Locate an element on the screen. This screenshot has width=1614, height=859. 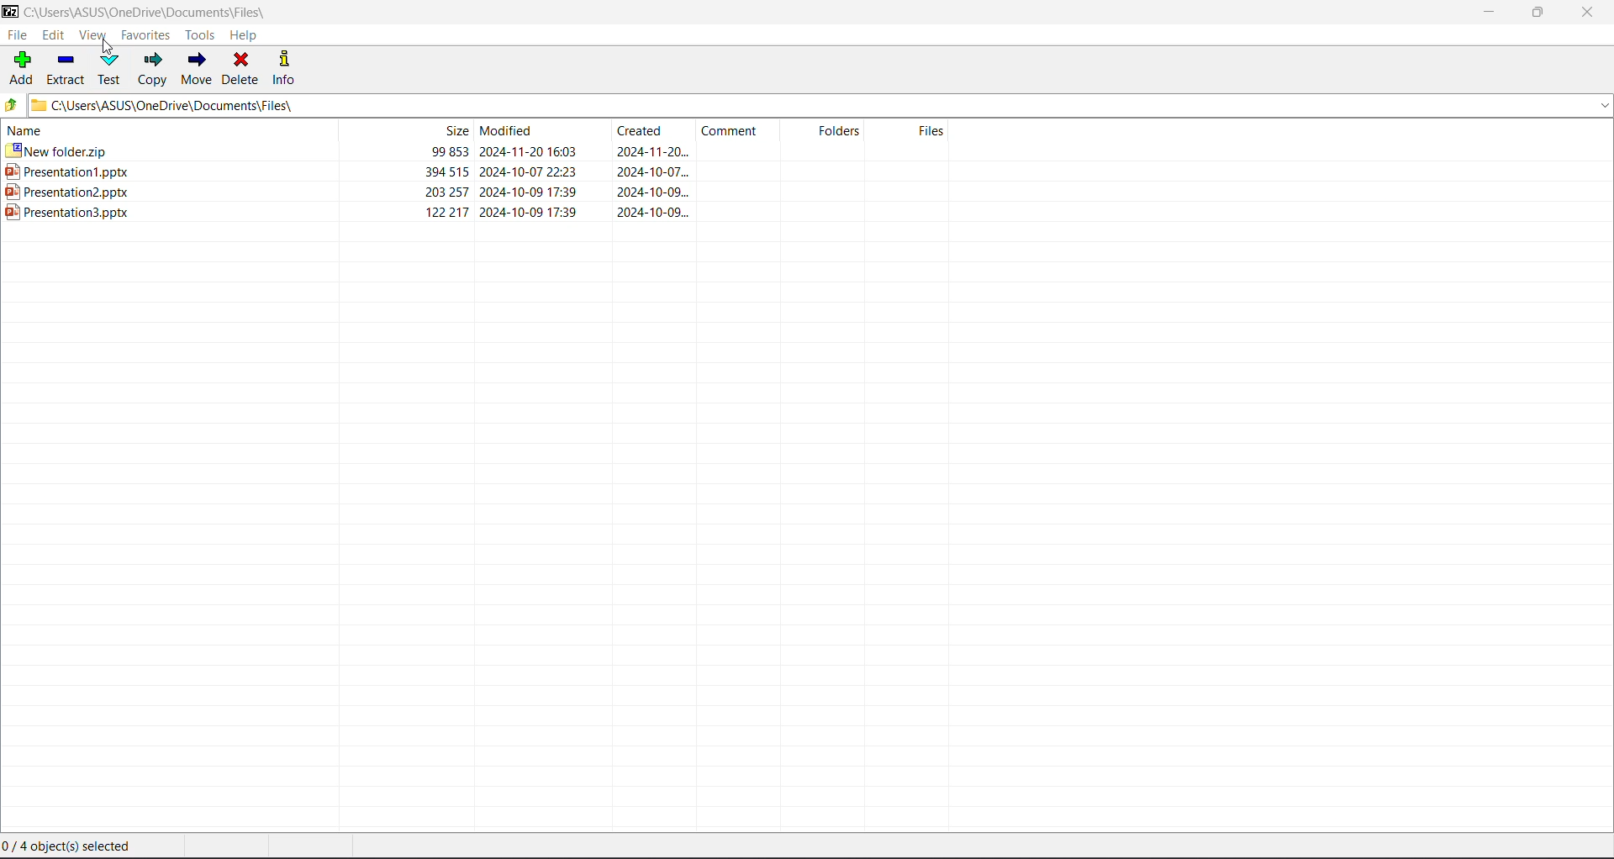
folders is located at coordinates (823, 129).